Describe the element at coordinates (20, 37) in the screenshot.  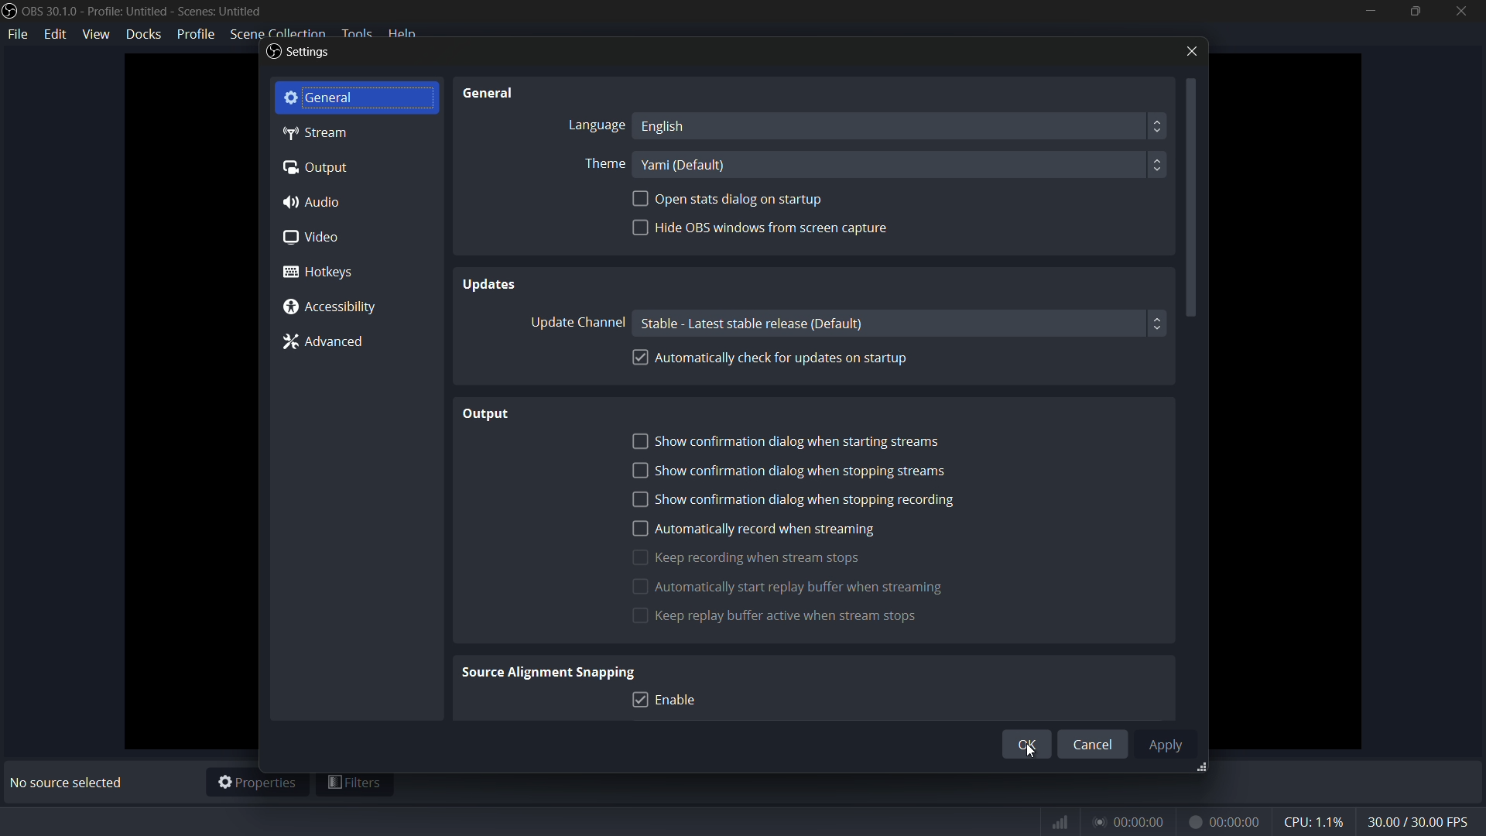
I see `file` at that location.